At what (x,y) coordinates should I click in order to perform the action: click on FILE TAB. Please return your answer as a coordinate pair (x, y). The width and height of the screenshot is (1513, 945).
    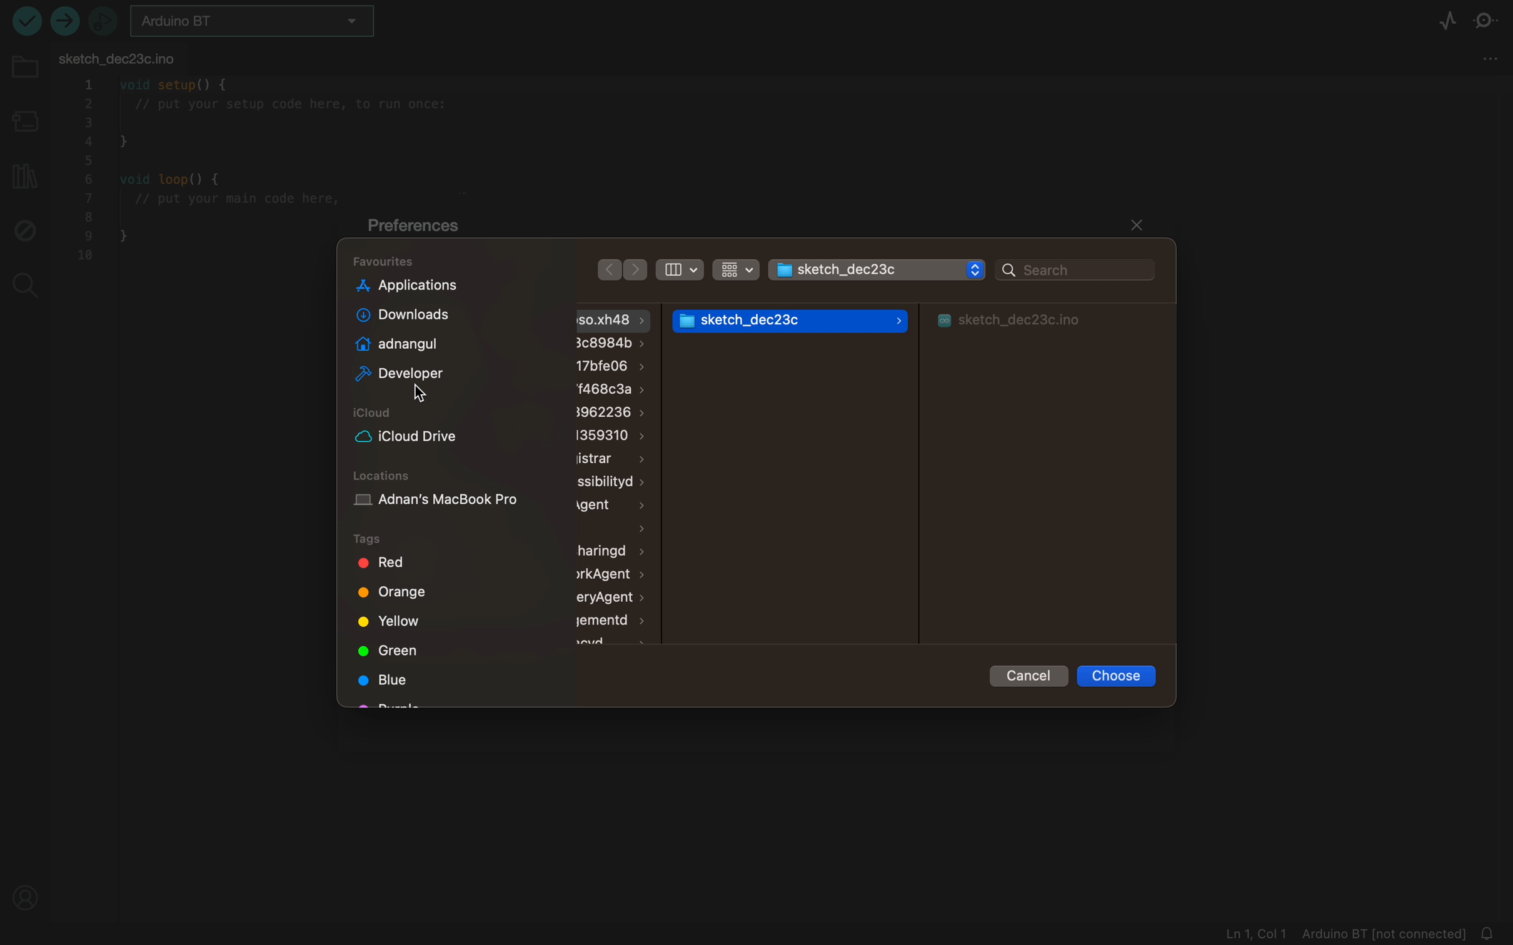
    Looking at the image, I should click on (125, 61).